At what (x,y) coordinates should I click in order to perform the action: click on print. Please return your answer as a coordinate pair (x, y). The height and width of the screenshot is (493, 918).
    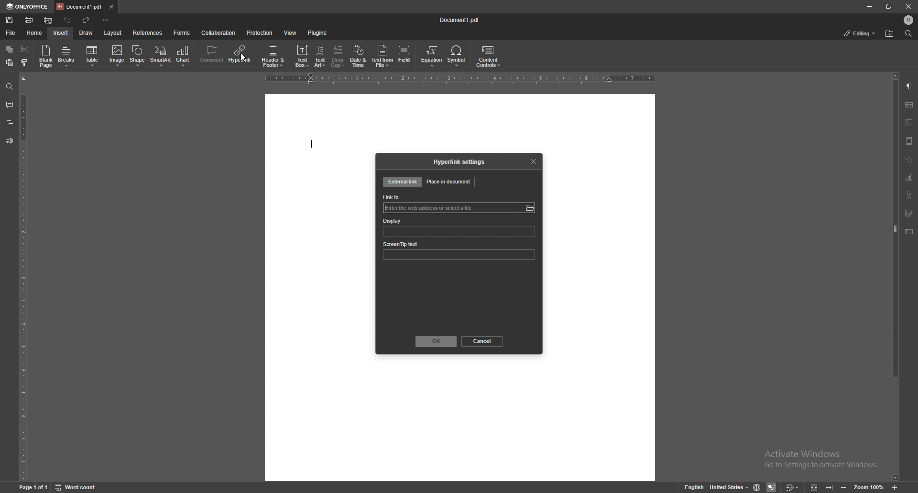
    Looking at the image, I should click on (30, 20).